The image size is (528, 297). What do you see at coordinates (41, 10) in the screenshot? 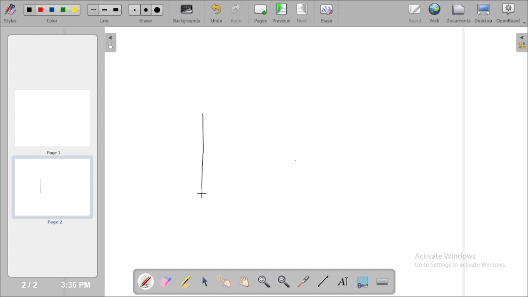
I see `Color 2` at bounding box center [41, 10].